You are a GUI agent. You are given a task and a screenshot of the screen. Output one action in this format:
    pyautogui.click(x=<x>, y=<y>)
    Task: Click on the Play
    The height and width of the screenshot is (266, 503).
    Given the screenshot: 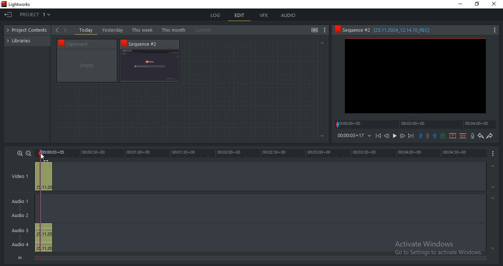 What is the action you would take?
    pyautogui.click(x=395, y=136)
    